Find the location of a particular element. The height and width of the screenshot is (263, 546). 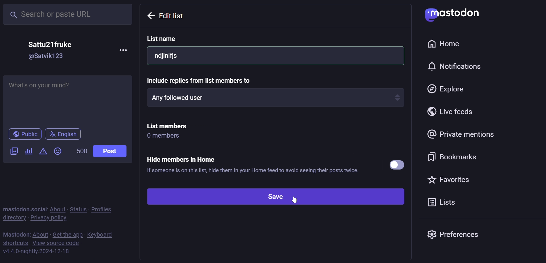

bookmark is located at coordinates (455, 158).